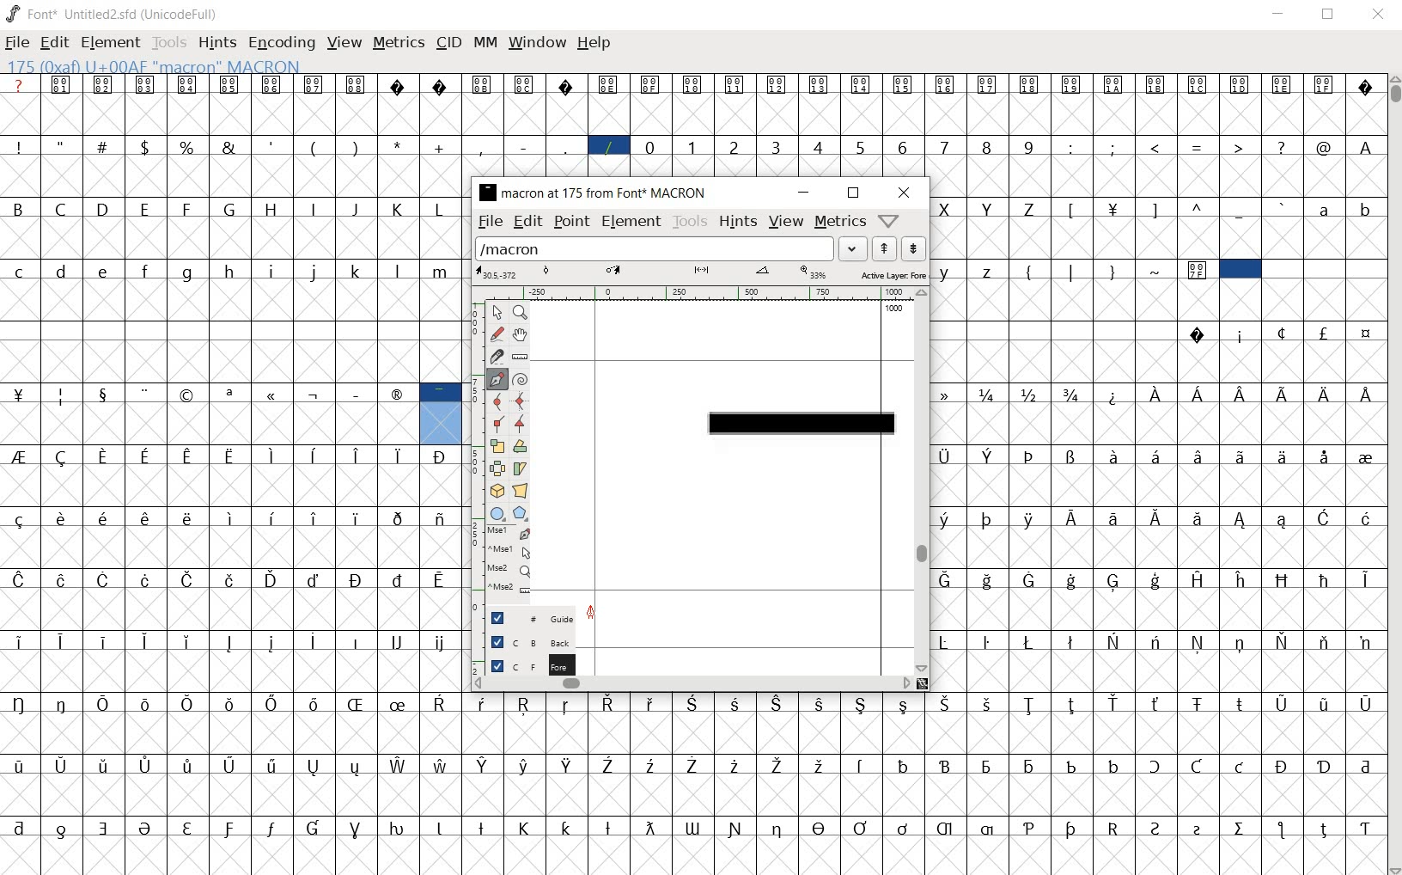 The width and height of the screenshot is (1402, 875). Describe the element at coordinates (1324, 517) in the screenshot. I see `Symbol` at that location.